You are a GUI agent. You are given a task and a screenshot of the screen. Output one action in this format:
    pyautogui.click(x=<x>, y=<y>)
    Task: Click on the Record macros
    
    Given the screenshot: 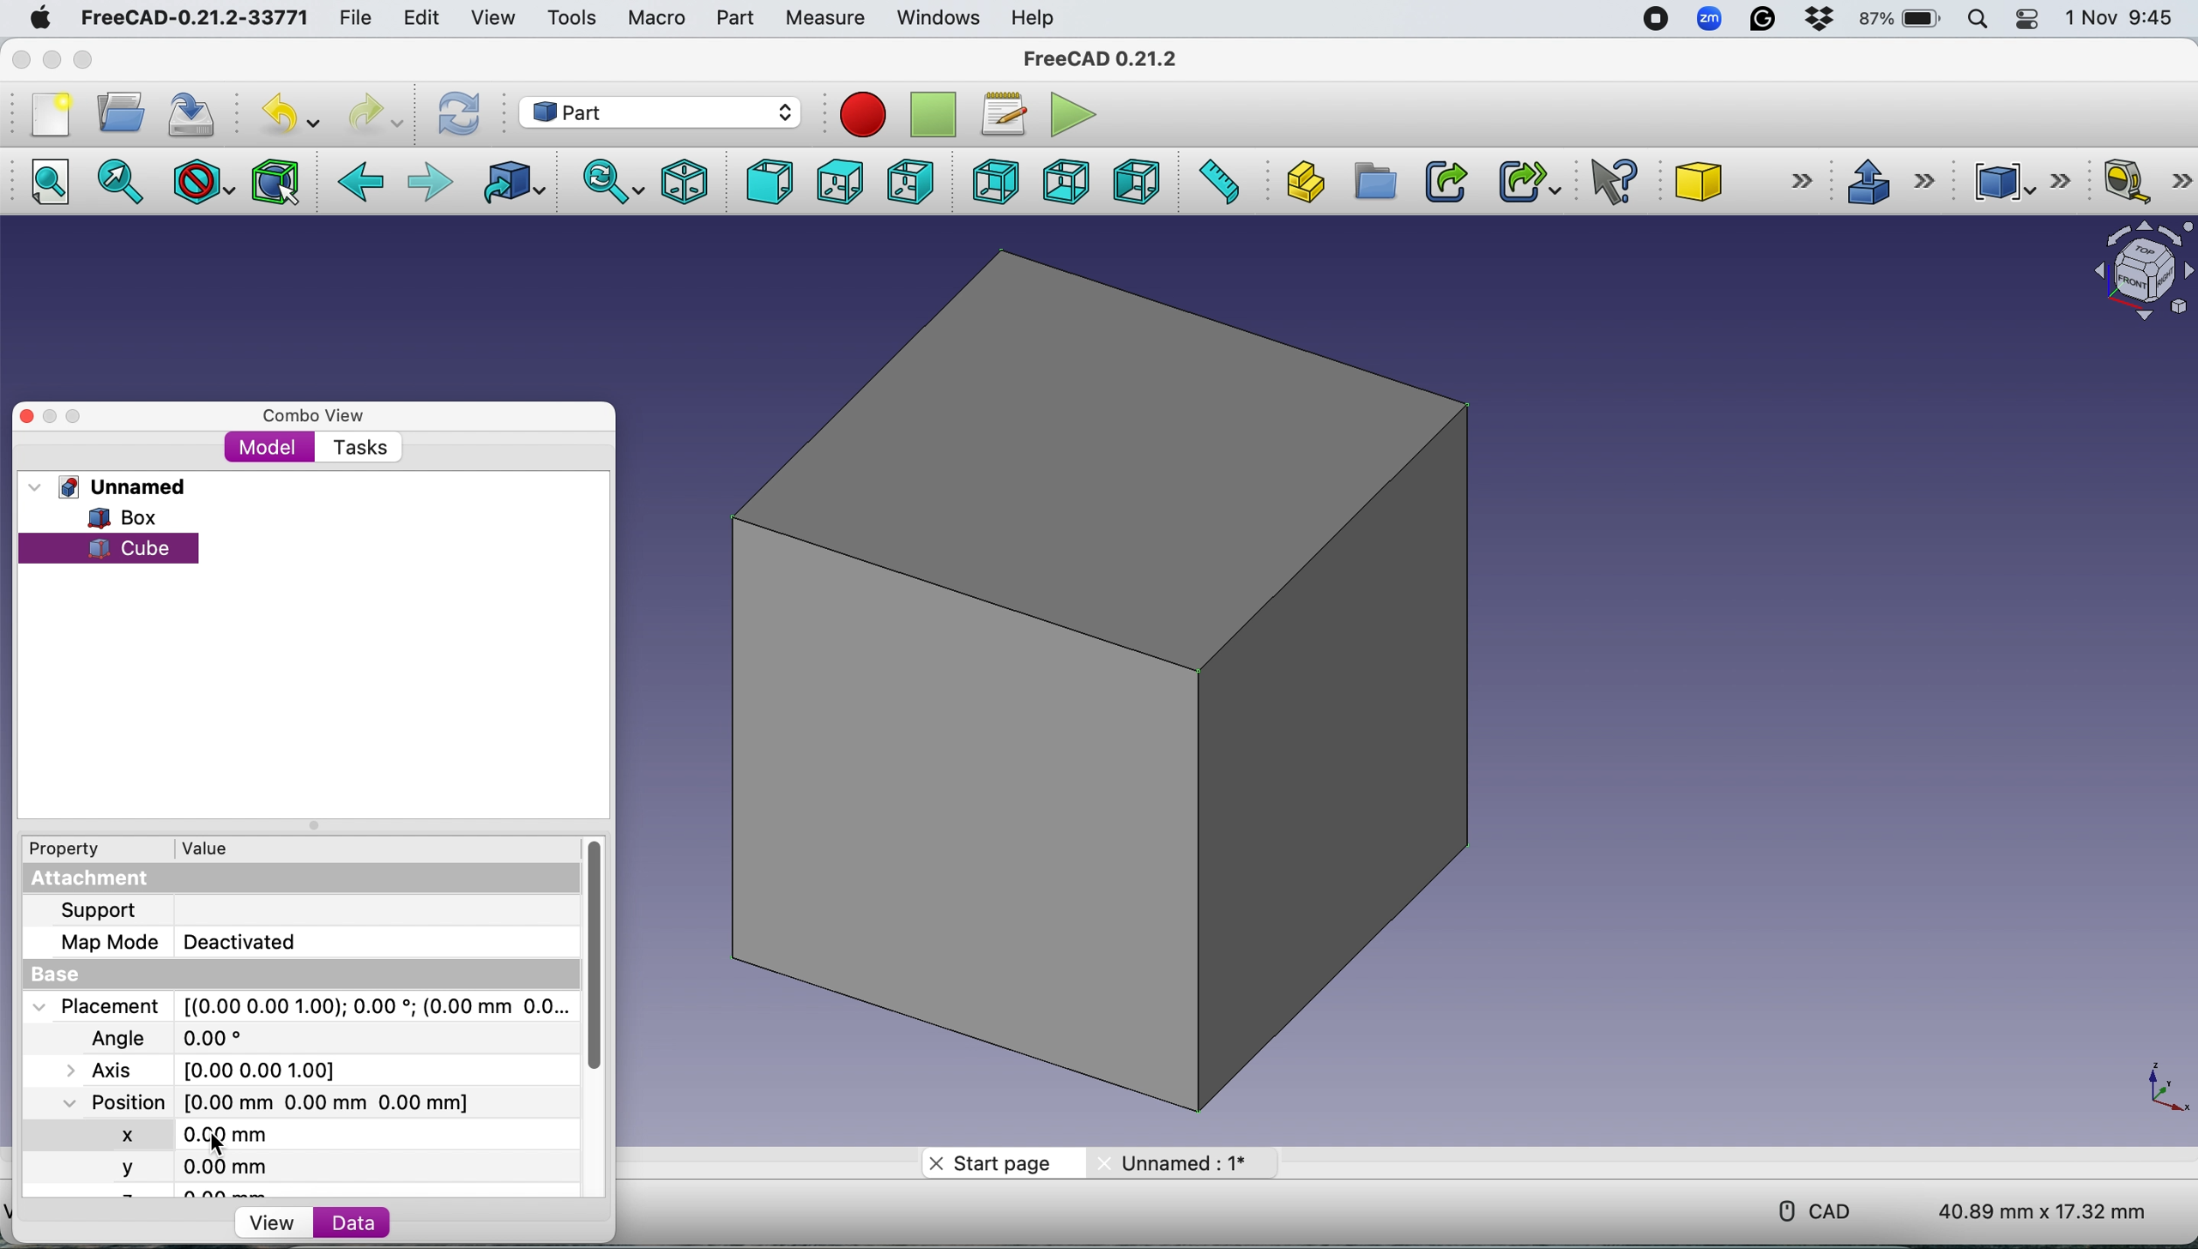 What is the action you would take?
    pyautogui.click(x=867, y=117)
    